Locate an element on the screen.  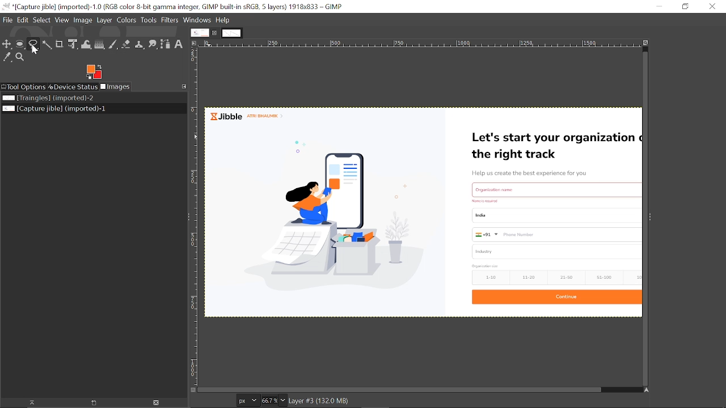
Free select tool is located at coordinates (34, 45).